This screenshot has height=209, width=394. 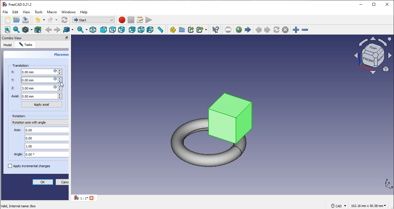 What do you see at coordinates (122, 30) in the screenshot?
I see `ight` at bounding box center [122, 30].